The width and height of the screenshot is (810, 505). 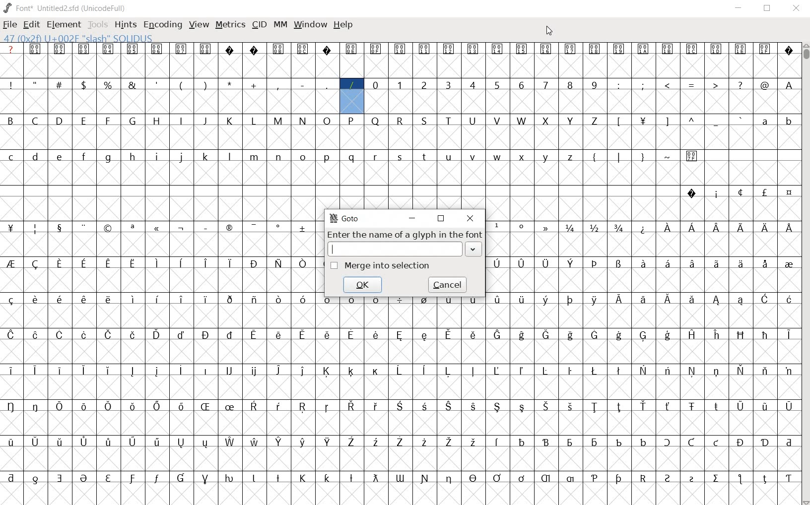 What do you see at coordinates (109, 299) in the screenshot?
I see `glyph` at bounding box center [109, 299].